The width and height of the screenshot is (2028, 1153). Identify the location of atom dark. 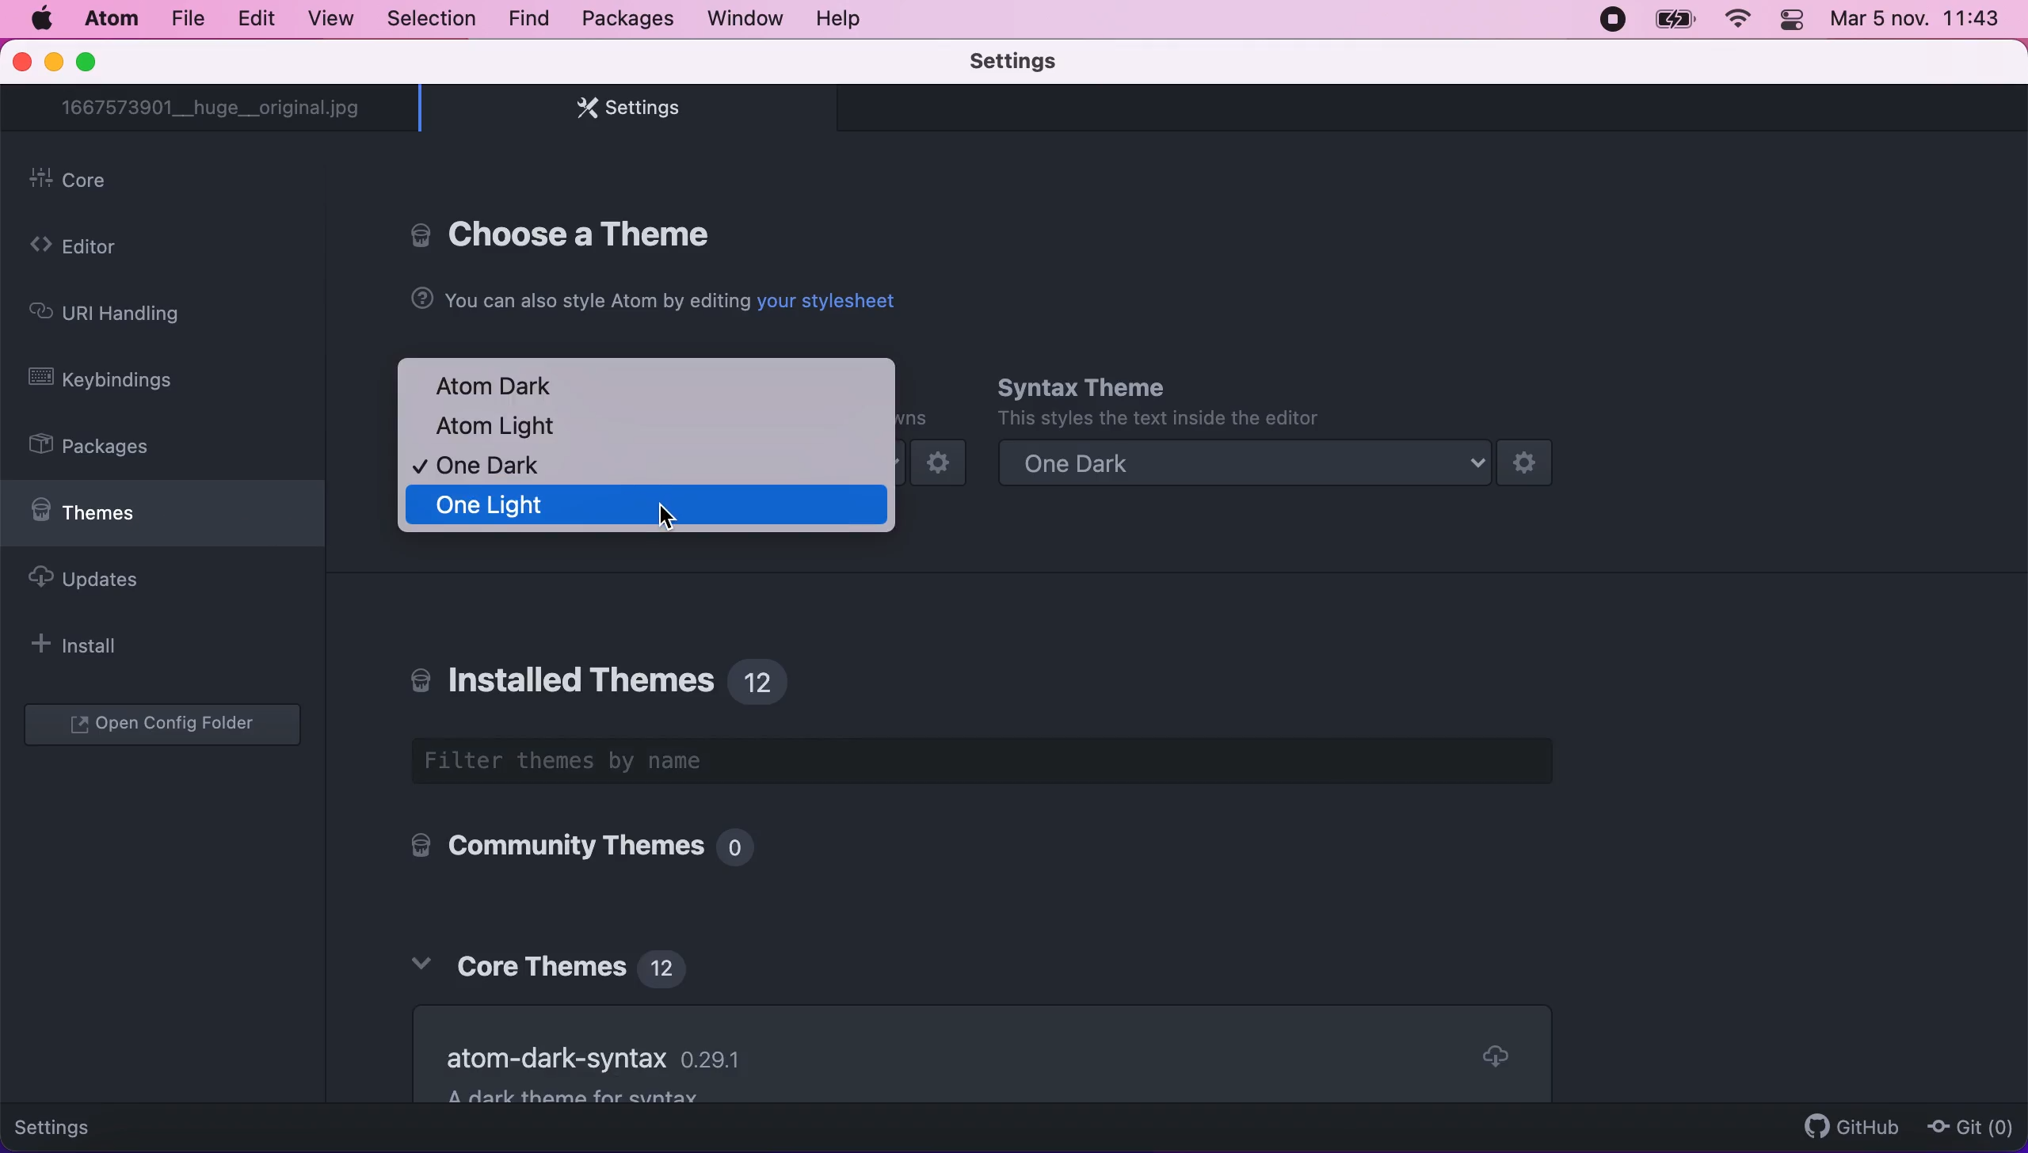
(509, 384).